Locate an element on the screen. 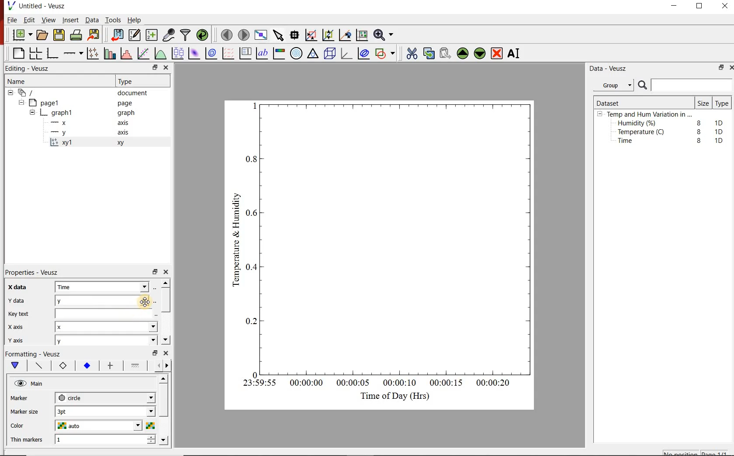 The image size is (734, 456). 1D is located at coordinates (721, 131).